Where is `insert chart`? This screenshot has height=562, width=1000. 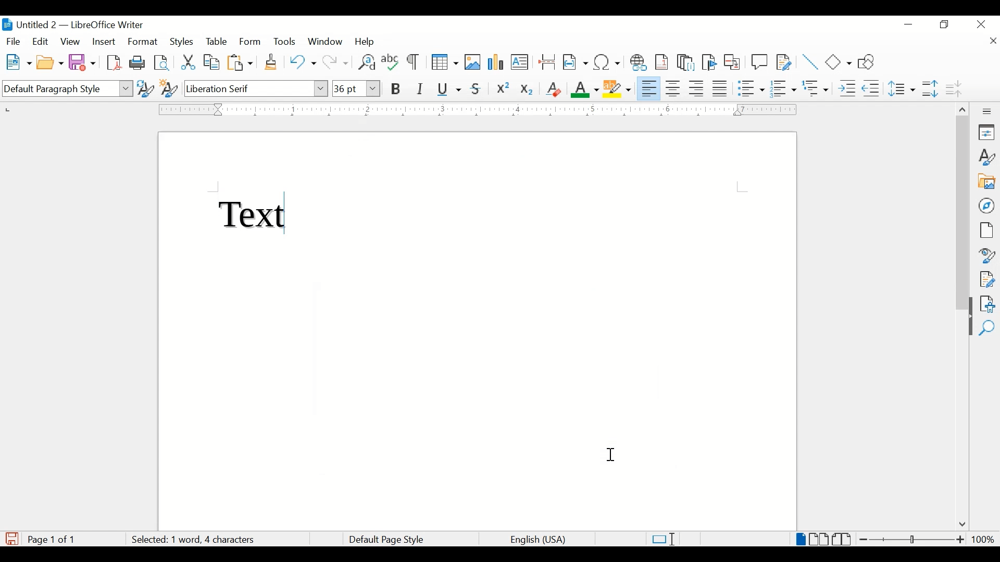 insert chart is located at coordinates (497, 63).